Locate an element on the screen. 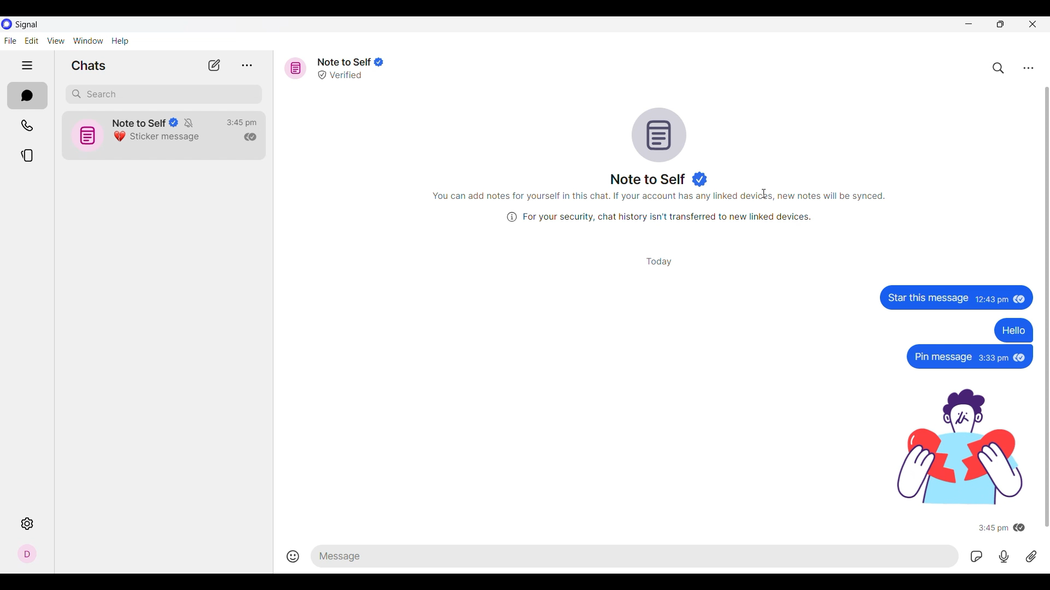 Image resolution: width=1050 pixels, height=590 pixels. sticker is located at coordinates (955, 446).